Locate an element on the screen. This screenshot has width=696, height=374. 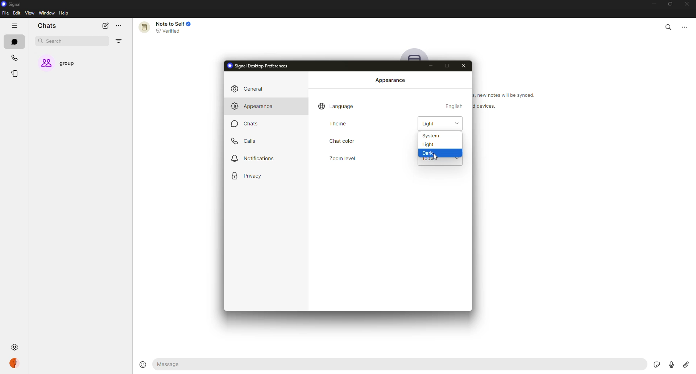
stories is located at coordinates (17, 74).